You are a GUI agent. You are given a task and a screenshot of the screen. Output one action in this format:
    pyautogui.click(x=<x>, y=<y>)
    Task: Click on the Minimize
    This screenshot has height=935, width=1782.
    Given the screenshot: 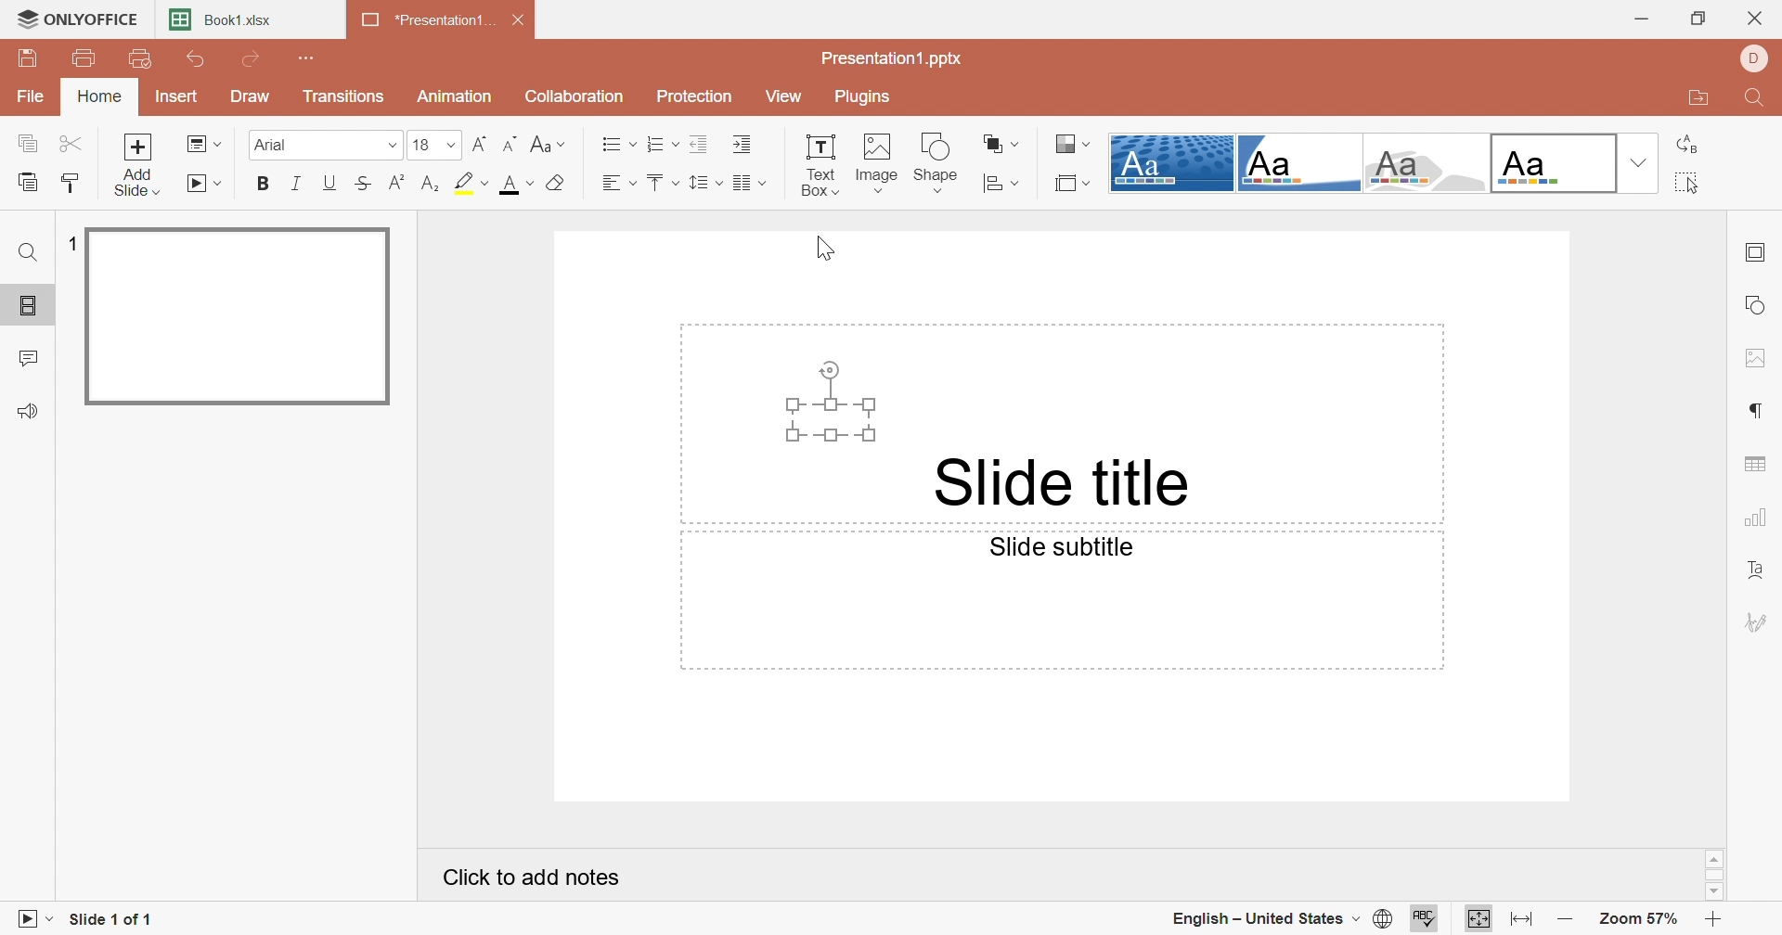 What is the action you would take?
    pyautogui.click(x=1643, y=16)
    